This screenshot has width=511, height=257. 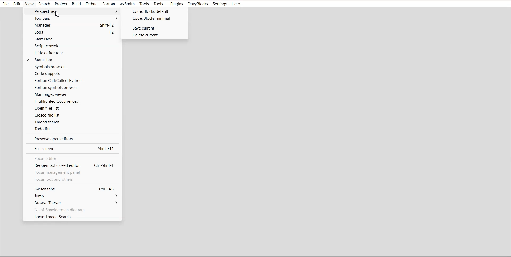 I want to click on Fortran call, so click(x=72, y=80).